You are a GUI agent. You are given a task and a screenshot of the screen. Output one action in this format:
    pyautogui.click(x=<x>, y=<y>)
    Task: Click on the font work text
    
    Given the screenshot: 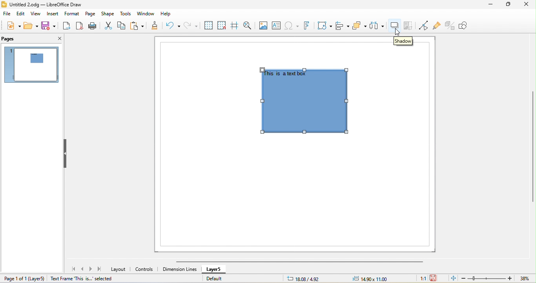 What is the action you would take?
    pyautogui.click(x=308, y=26)
    